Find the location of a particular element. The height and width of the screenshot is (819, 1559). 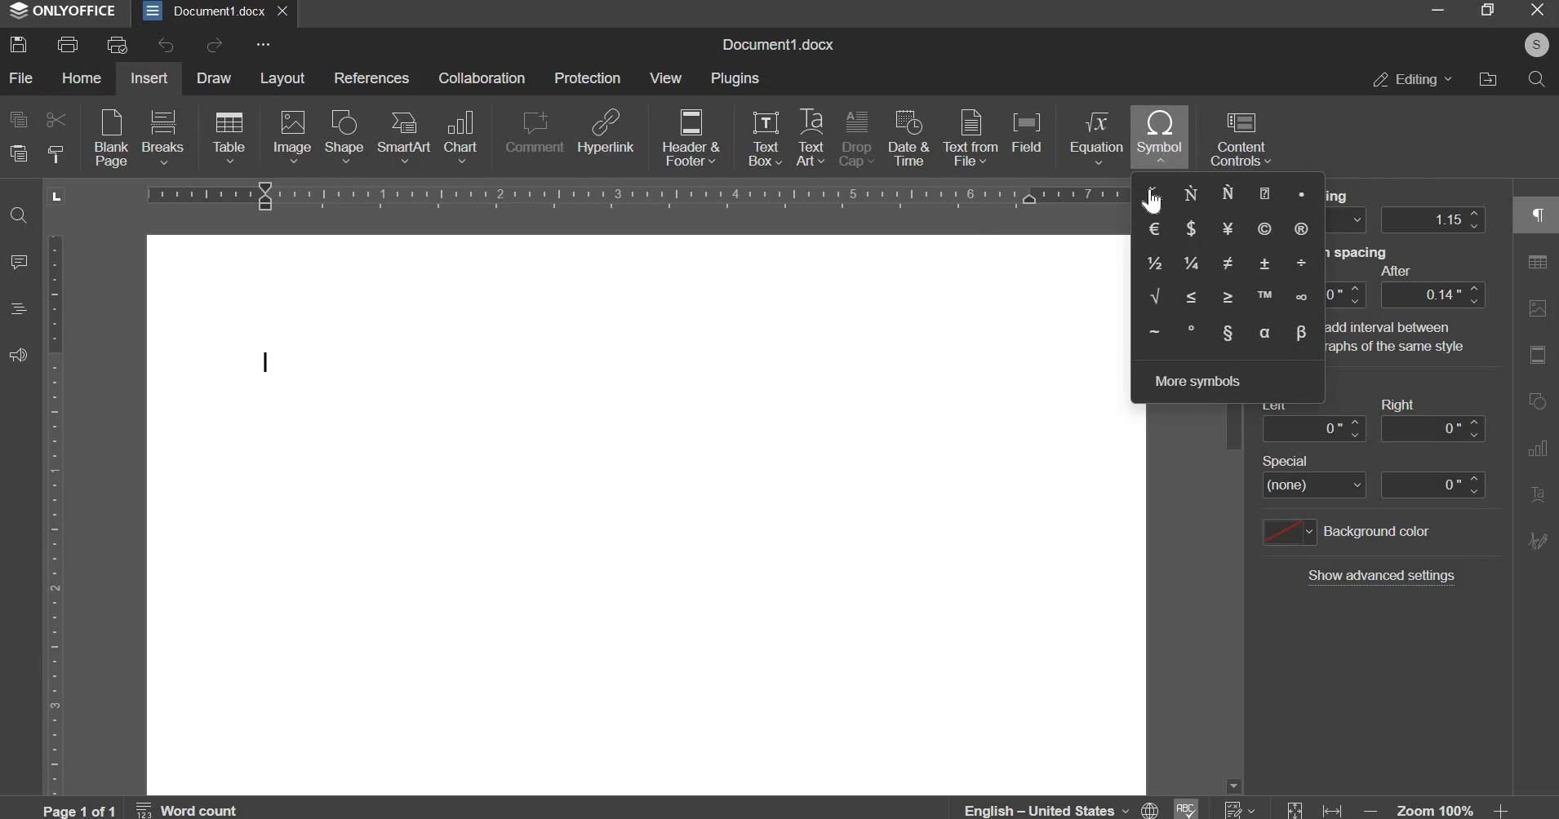

zoom is located at coordinates (1437, 810).